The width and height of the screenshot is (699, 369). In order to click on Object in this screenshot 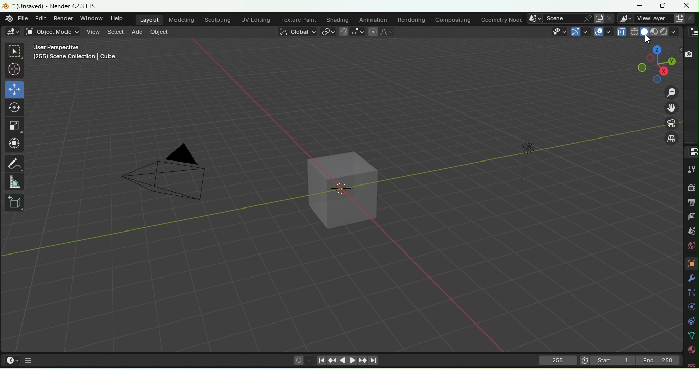, I will do `click(689, 263)`.